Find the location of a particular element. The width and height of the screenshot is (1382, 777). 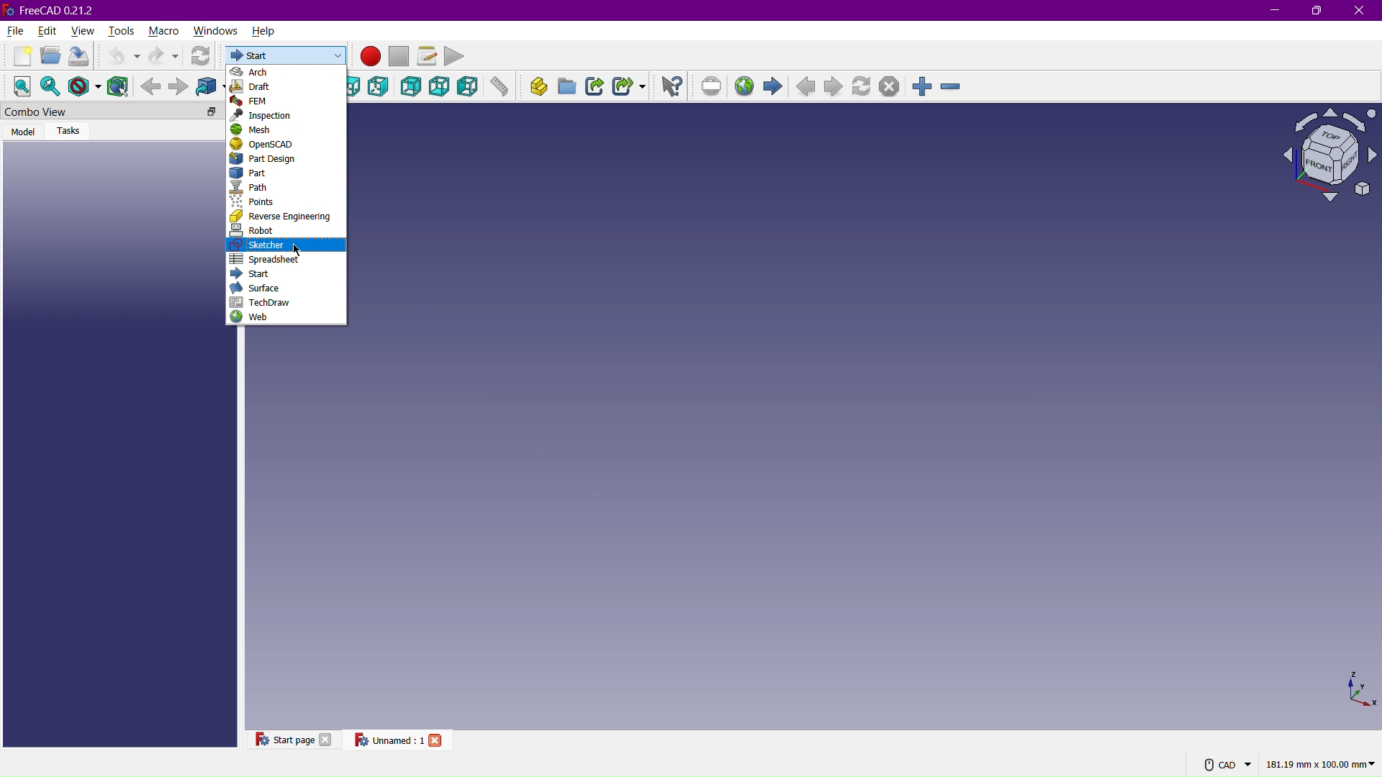

Open is located at coordinates (52, 55).